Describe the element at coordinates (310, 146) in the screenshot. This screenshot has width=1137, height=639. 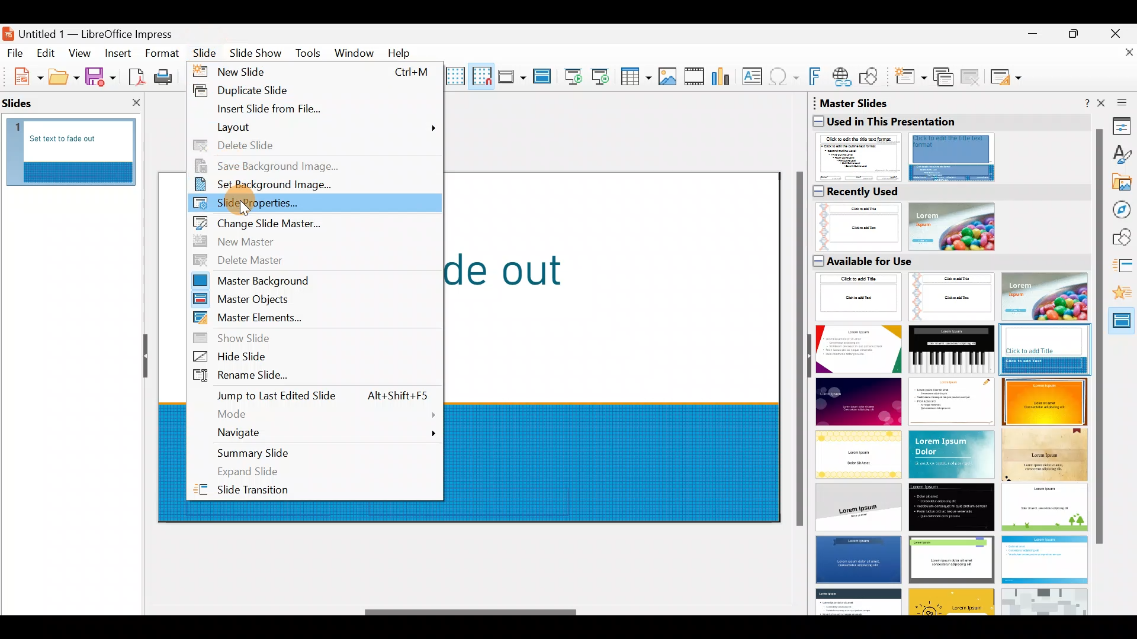
I see `Delete slide` at that location.